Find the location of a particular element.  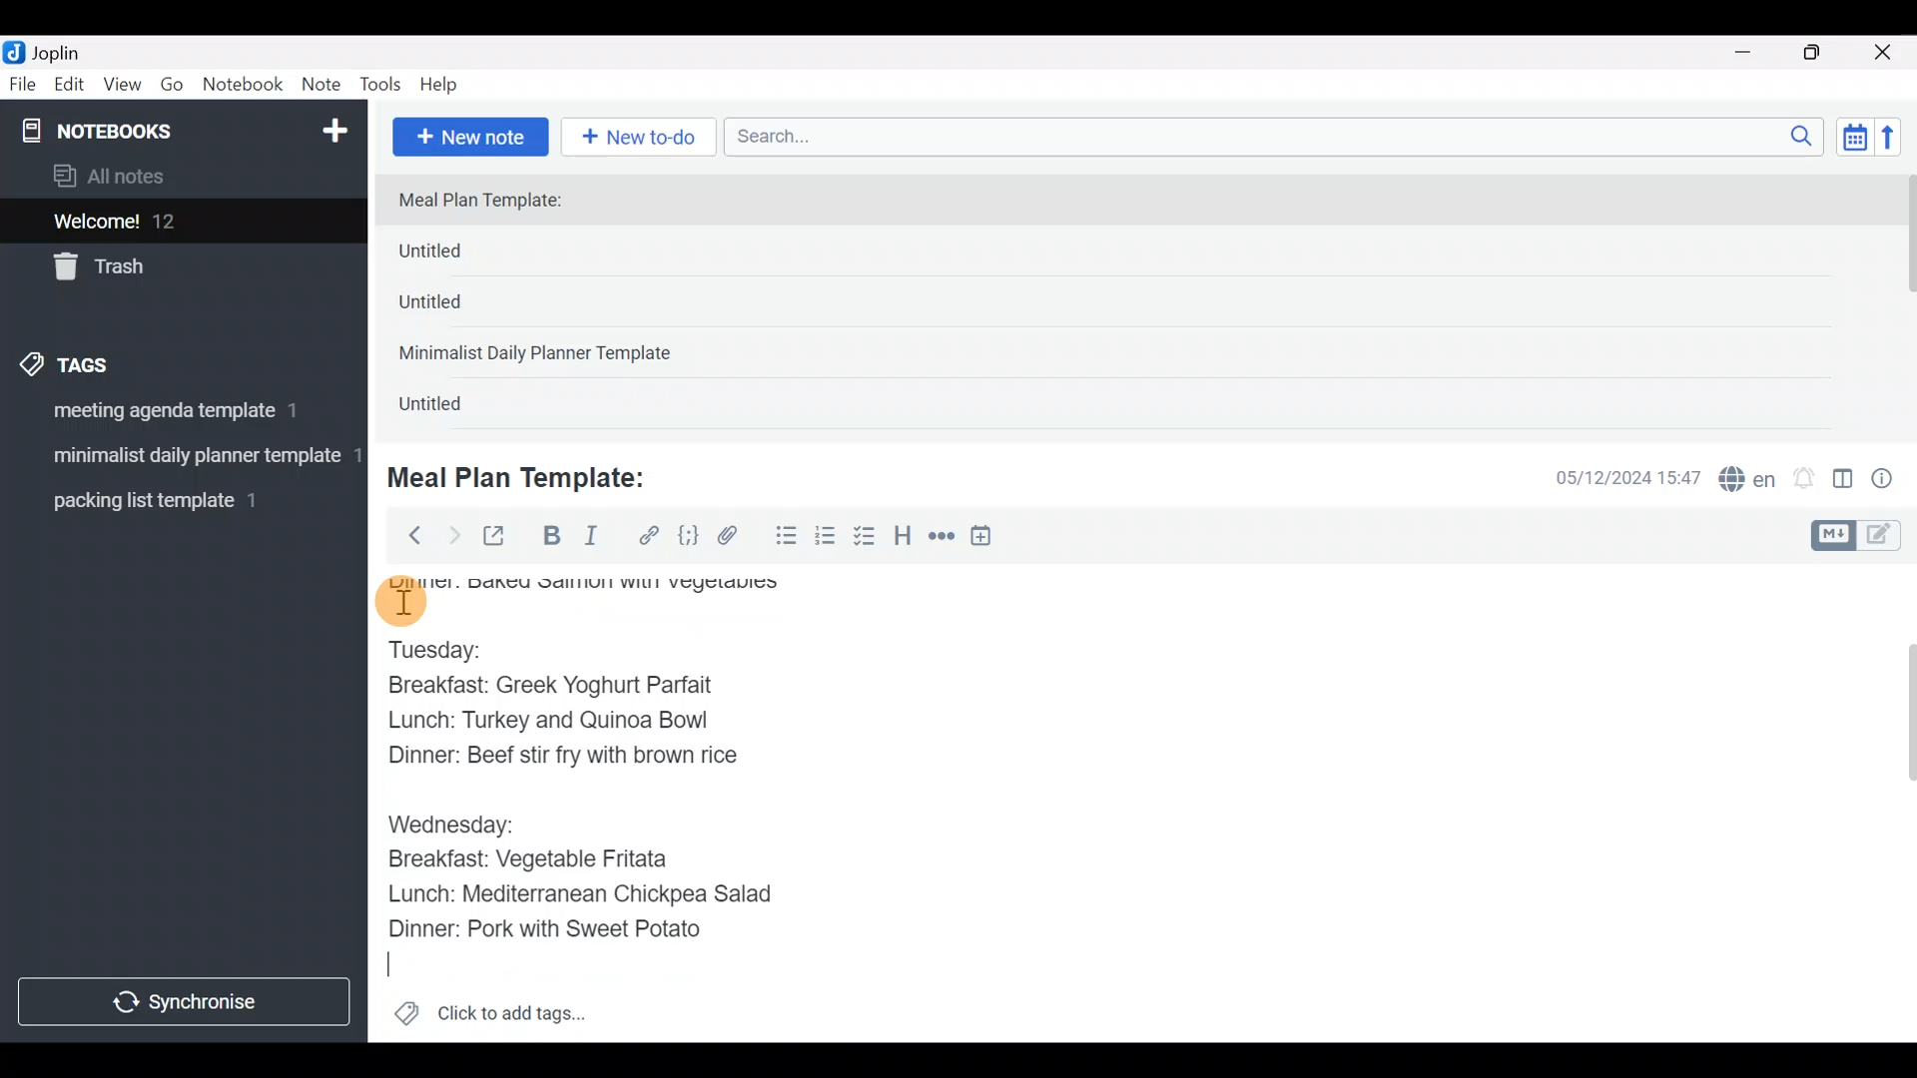

All notes is located at coordinates (179, 178).